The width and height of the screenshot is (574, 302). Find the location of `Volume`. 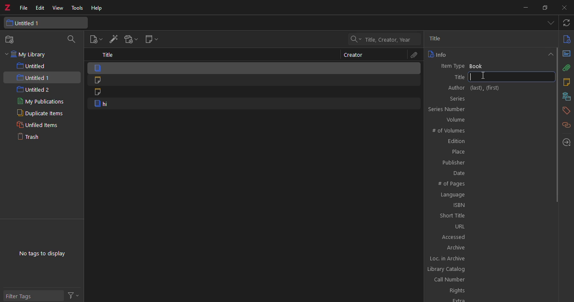

Volume is located at coordinates (489, 119).